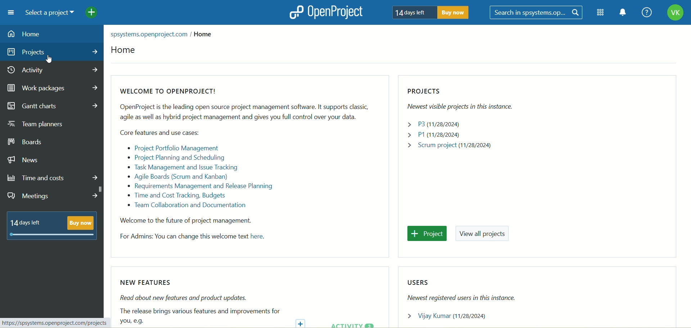 The image size is (691, 328). I want to click on search, so click(537, 13).